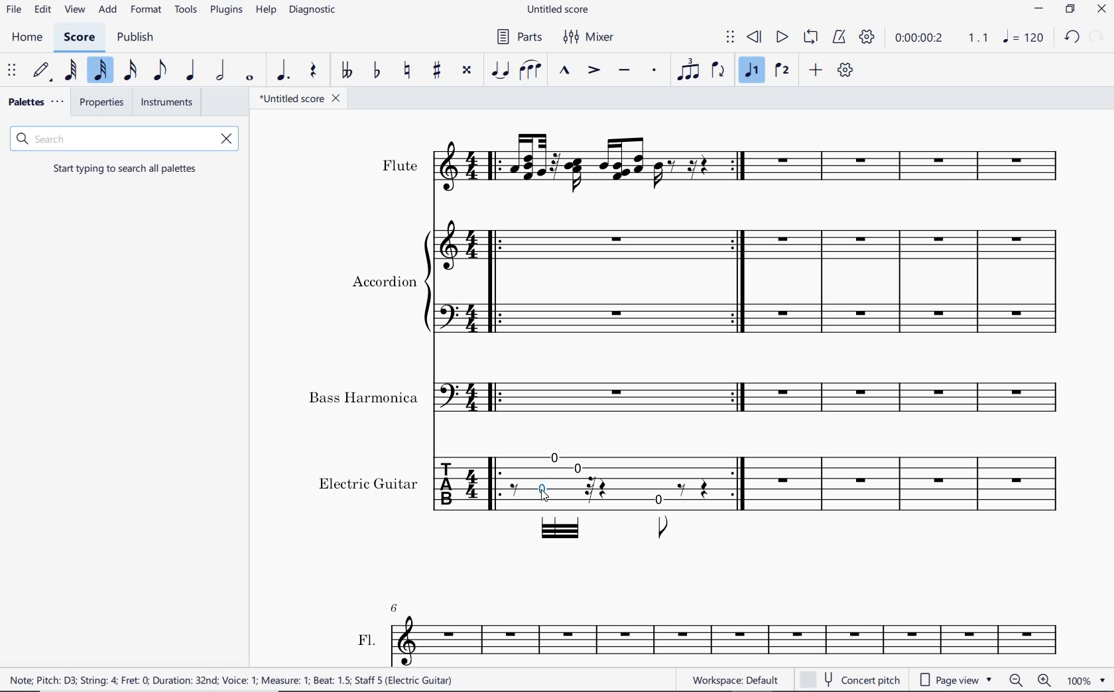 The image size is (1114, 692). I want to click on add, so click(818, 71).